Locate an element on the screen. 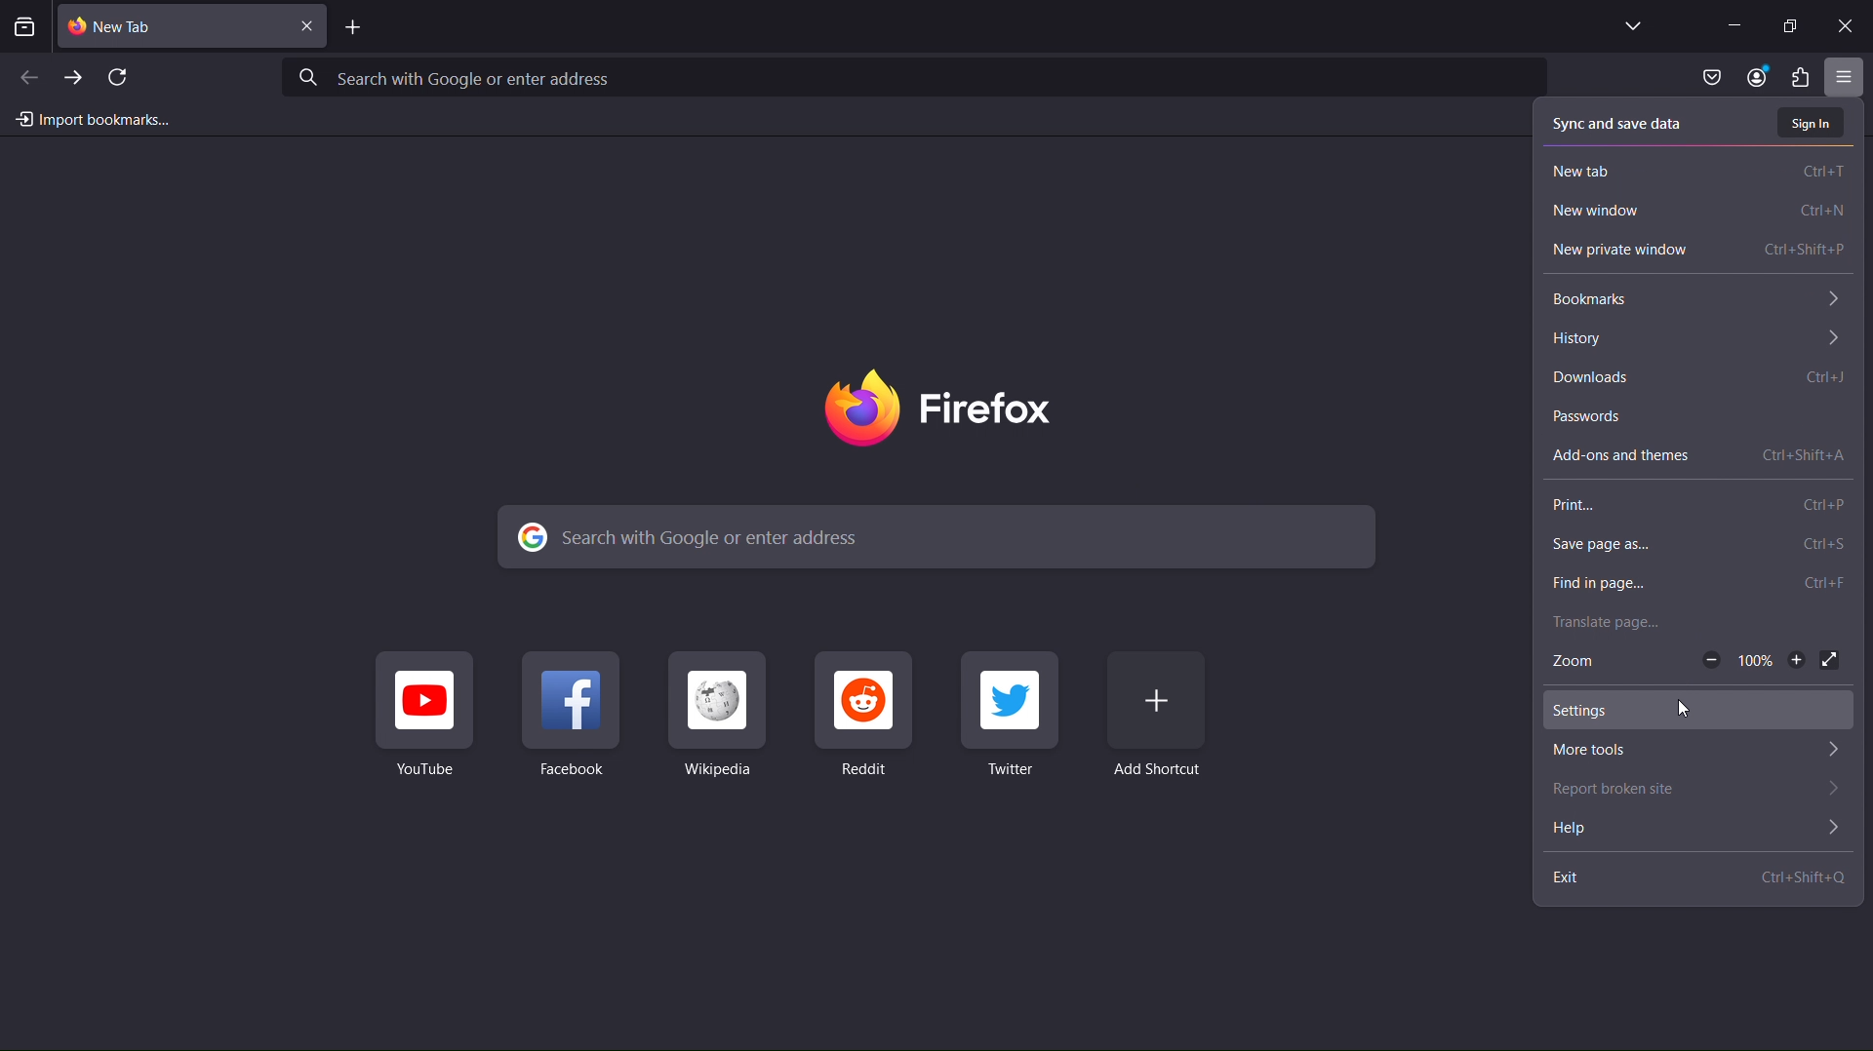  Downloads is located at coordinates (1698, 379).